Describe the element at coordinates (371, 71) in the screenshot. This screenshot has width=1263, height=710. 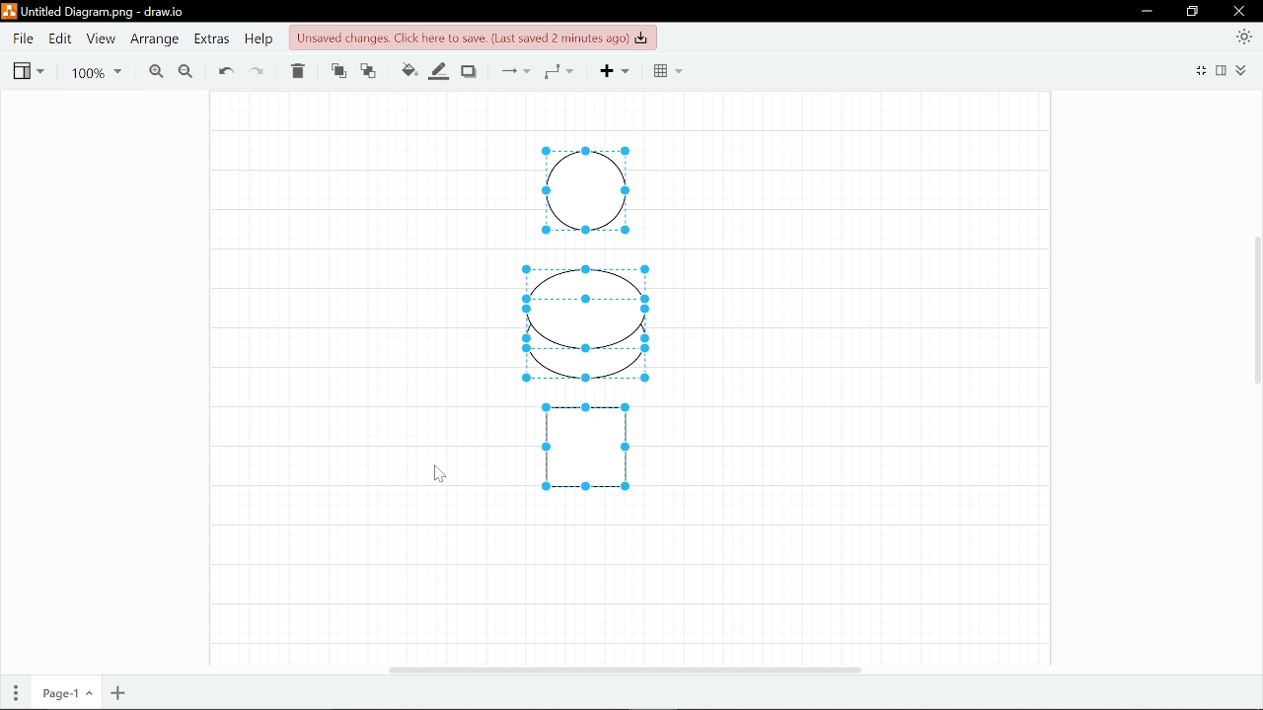
I see `Move backwards` at that location.